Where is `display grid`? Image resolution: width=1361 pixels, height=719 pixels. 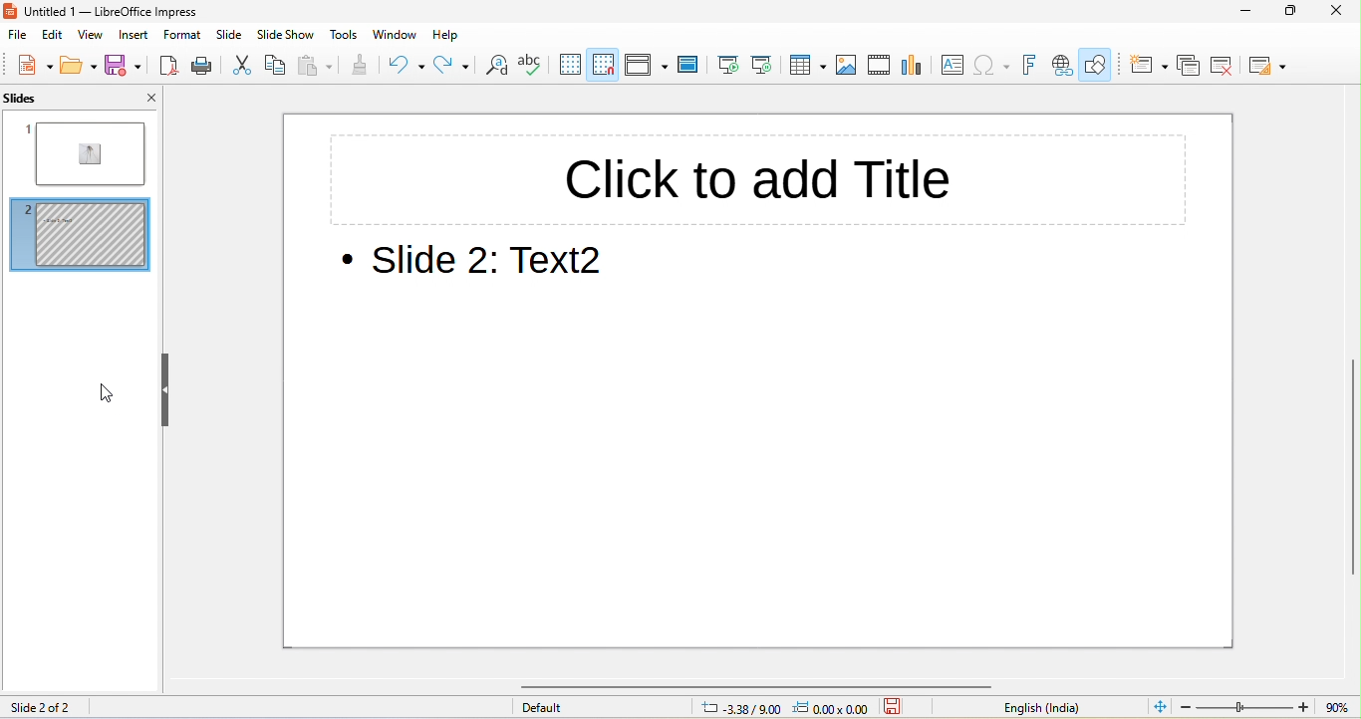 display grid is located at coordinates (574, 66).